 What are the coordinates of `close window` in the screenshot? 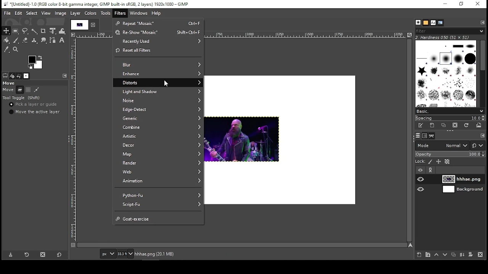 It's located at (478, 4).